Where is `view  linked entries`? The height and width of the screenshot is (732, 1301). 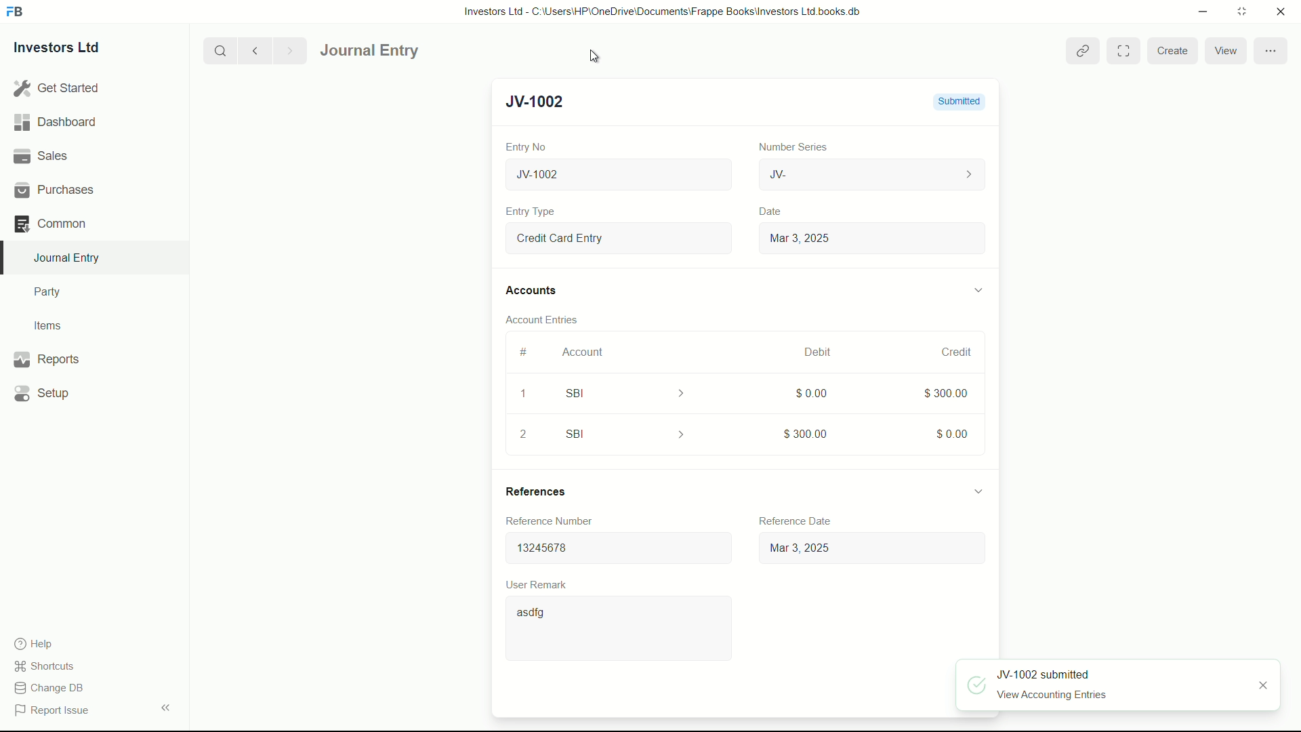 view  linked entries is located at coordinates (1083, 52).